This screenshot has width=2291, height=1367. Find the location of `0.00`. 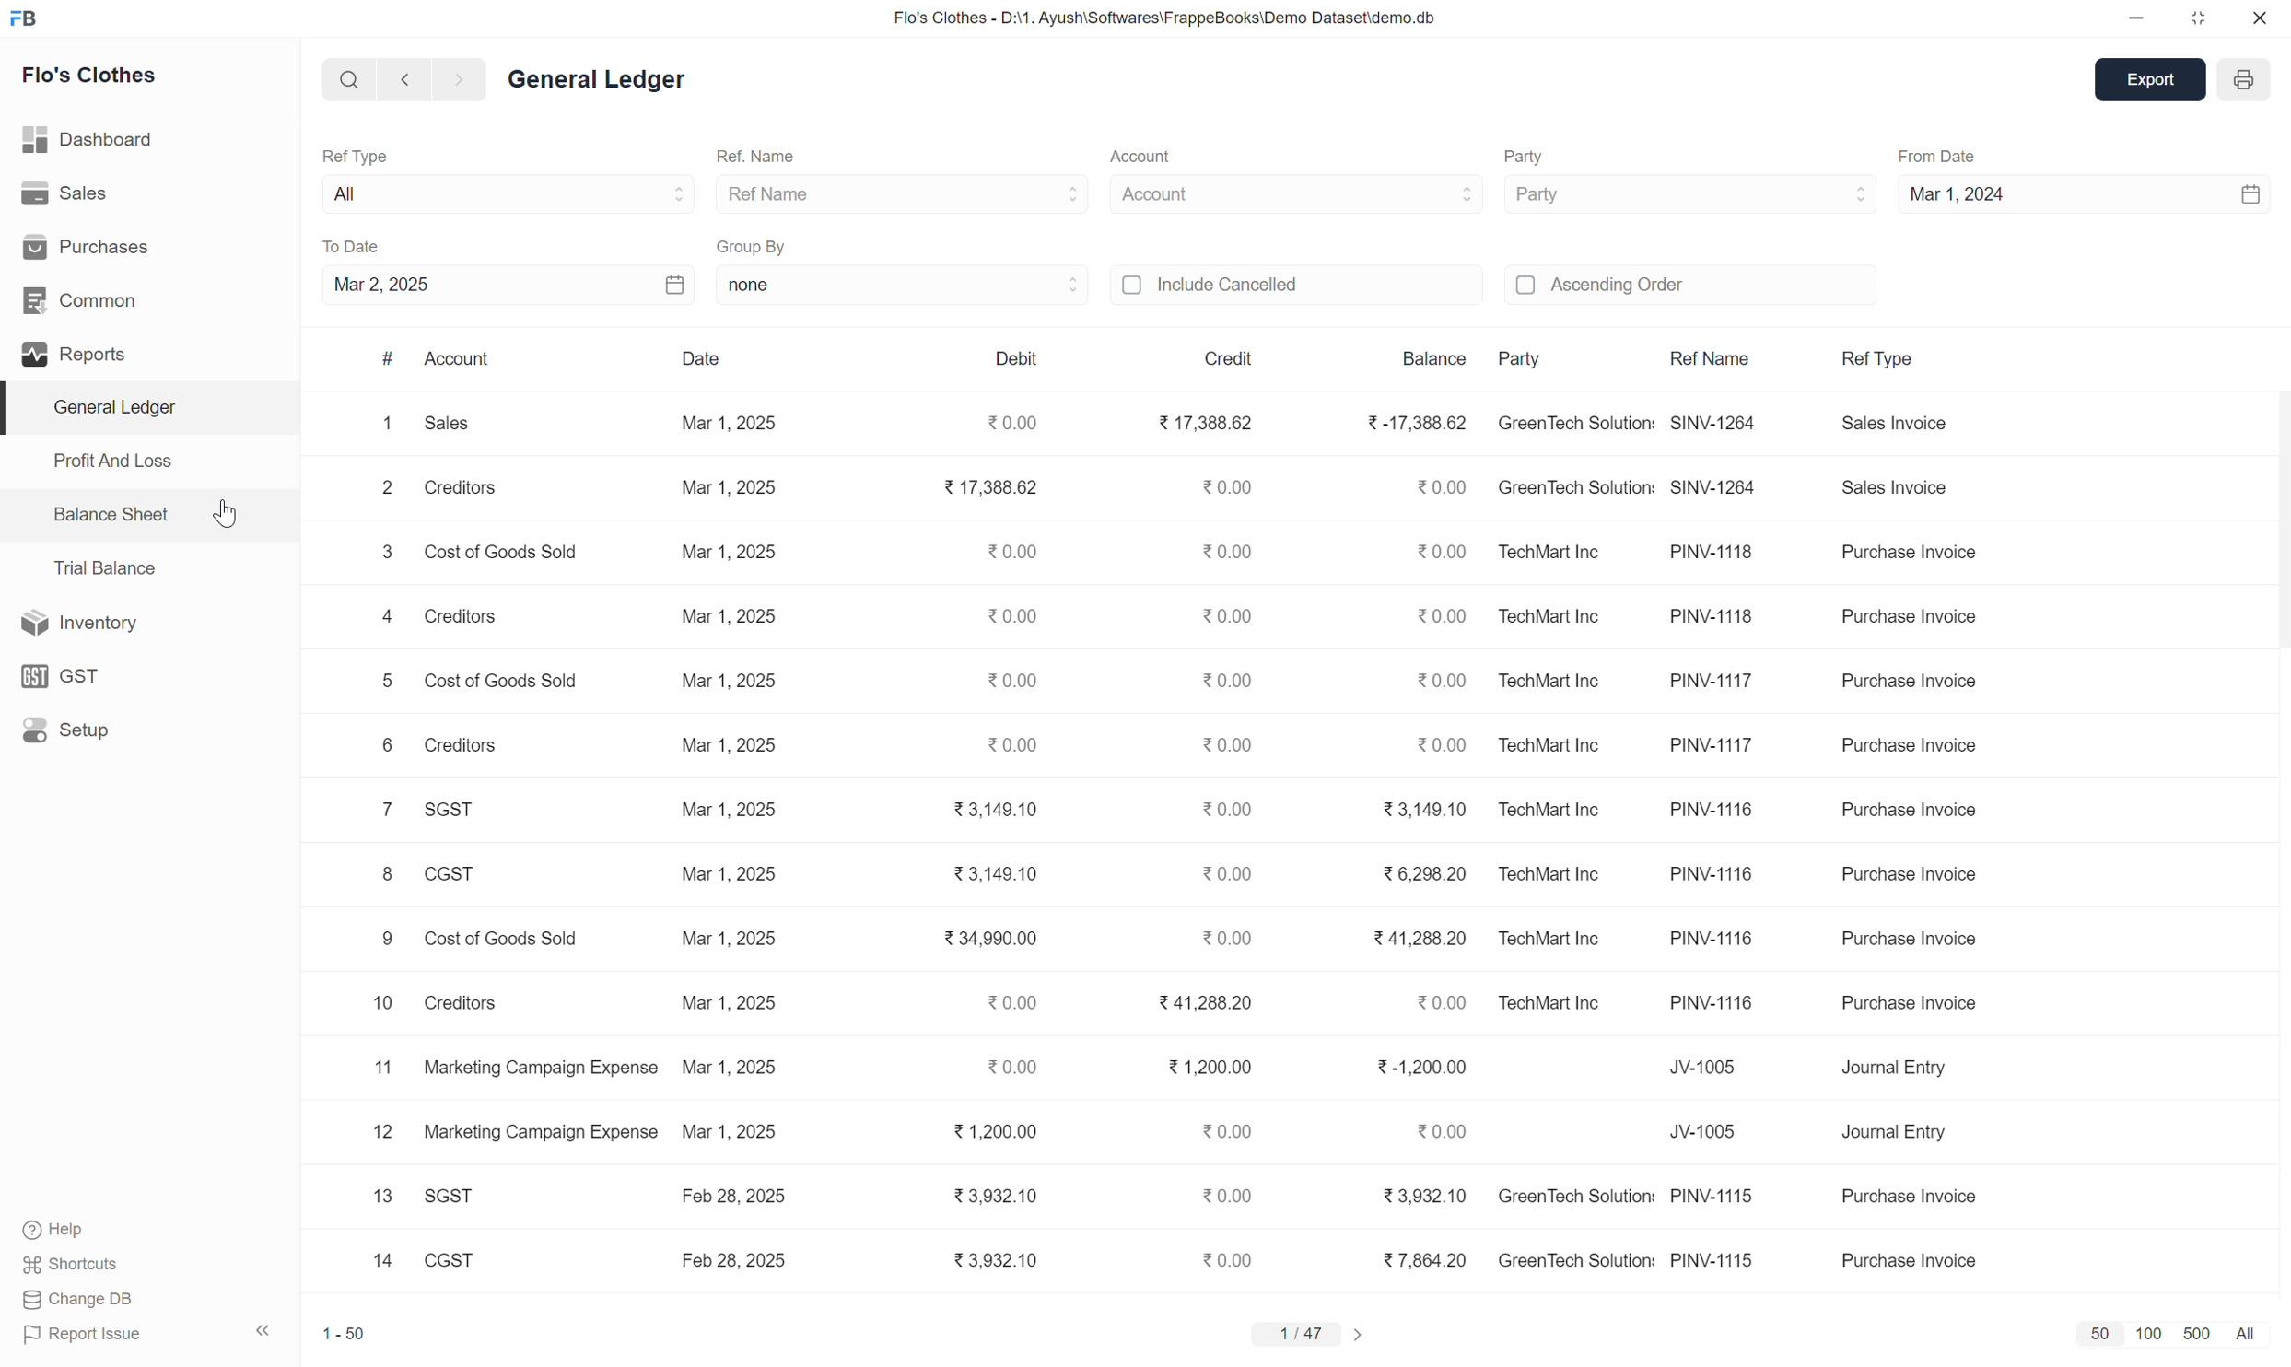

0.00 is located at coordinates (1430, 1002).